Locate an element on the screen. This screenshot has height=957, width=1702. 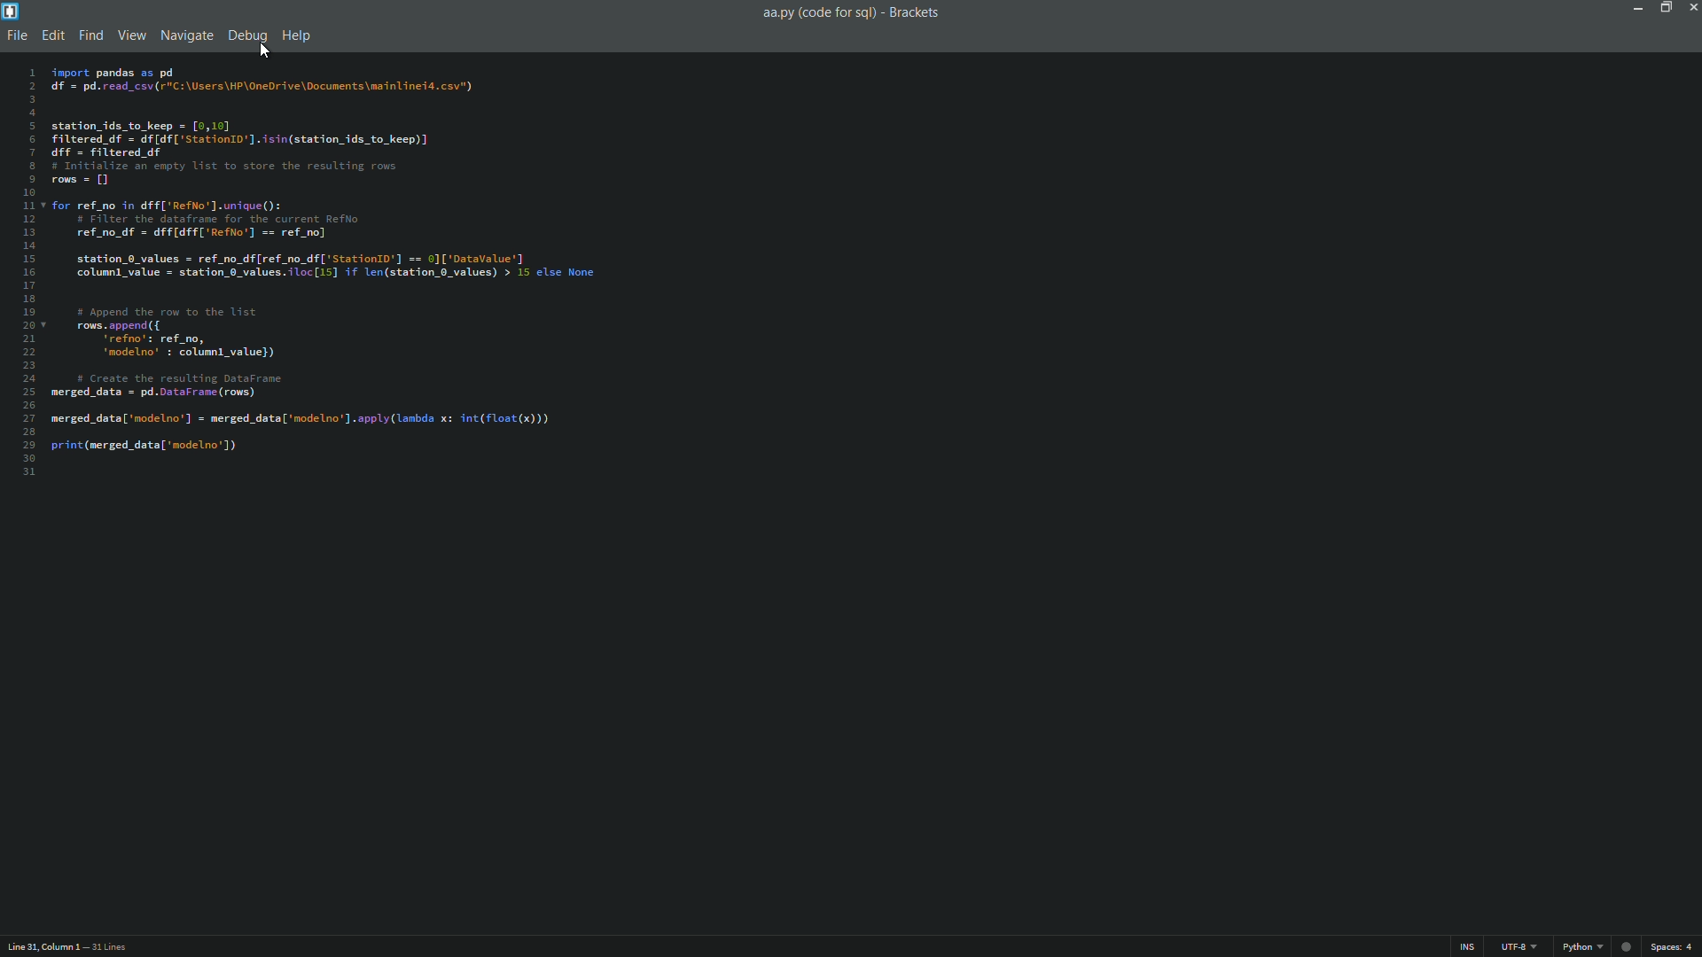
view menu is located at coordinates (130, 35).